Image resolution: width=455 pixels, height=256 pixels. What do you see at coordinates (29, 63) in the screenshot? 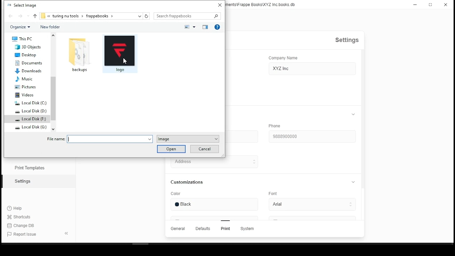
I see `documents` at bounding box center [29, 63].